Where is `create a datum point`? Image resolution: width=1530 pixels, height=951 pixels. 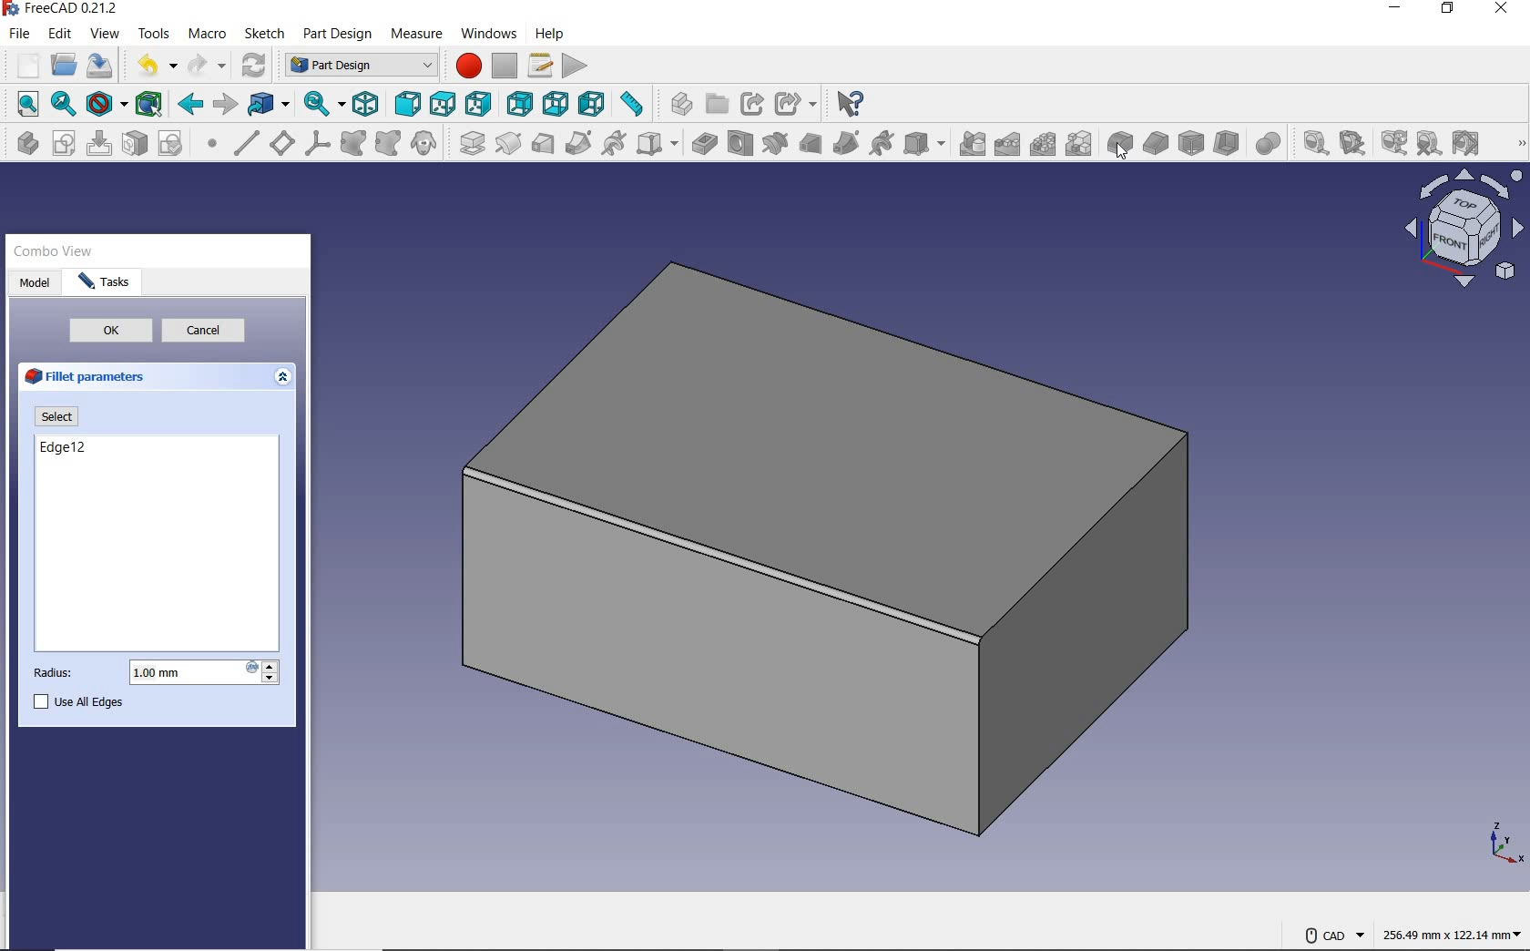
create a datum point is located at coordinates (208, 143).